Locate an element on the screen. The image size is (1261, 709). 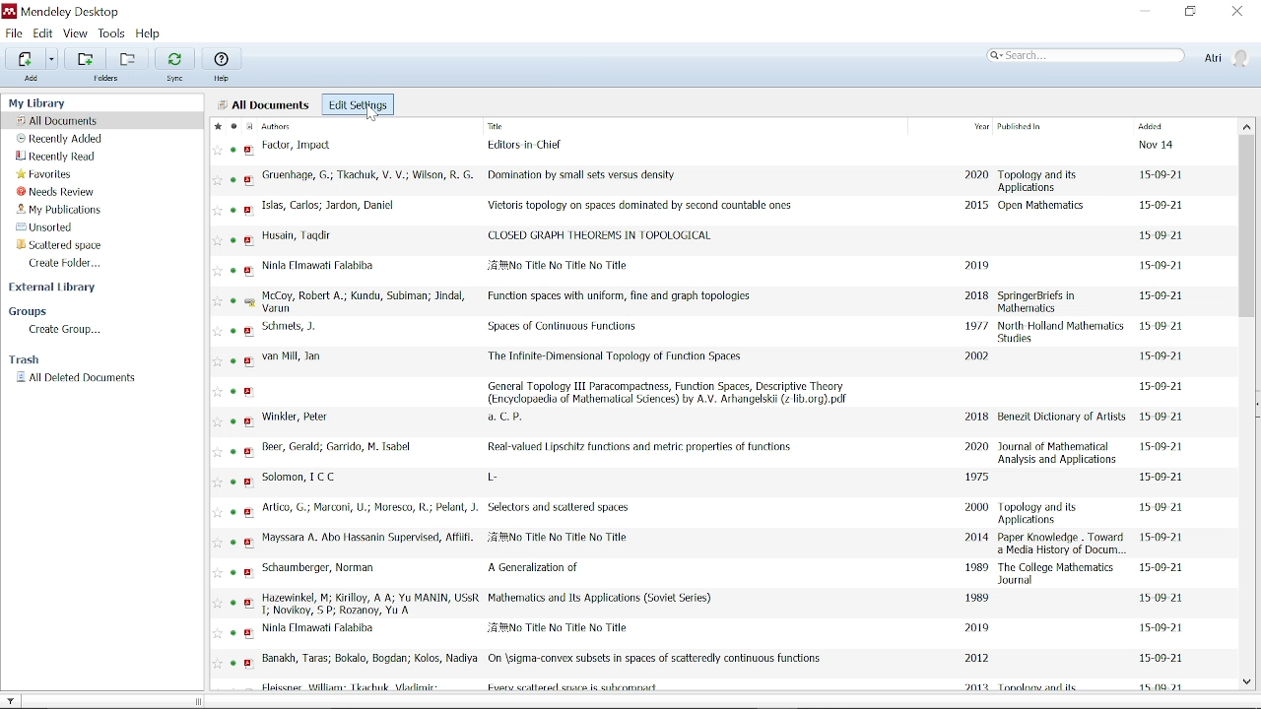
Edit settings is located at coordinates (358, 104).